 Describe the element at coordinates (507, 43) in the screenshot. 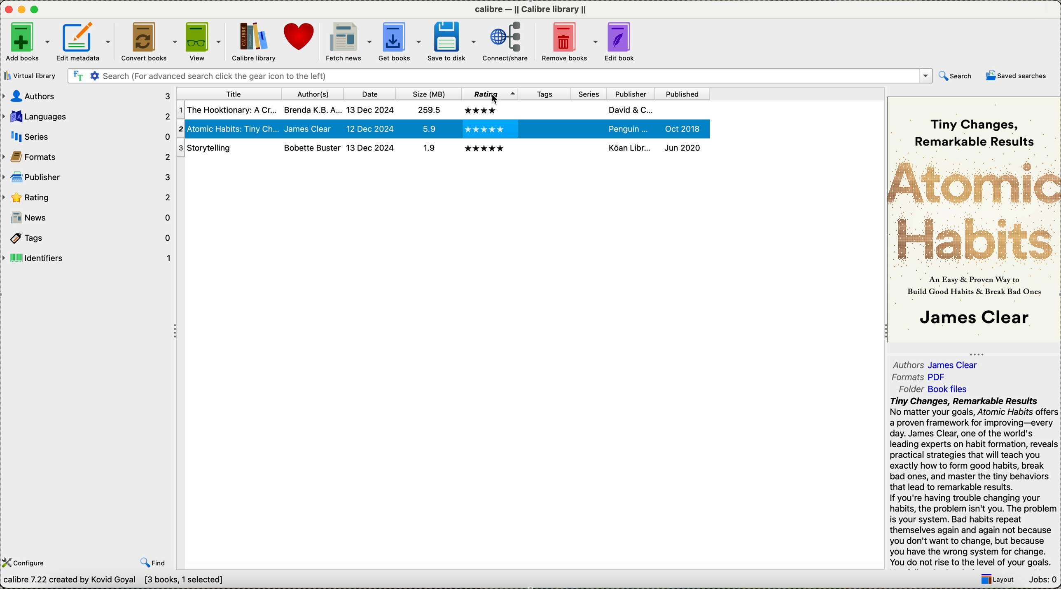

I see `connect/share` at that location.